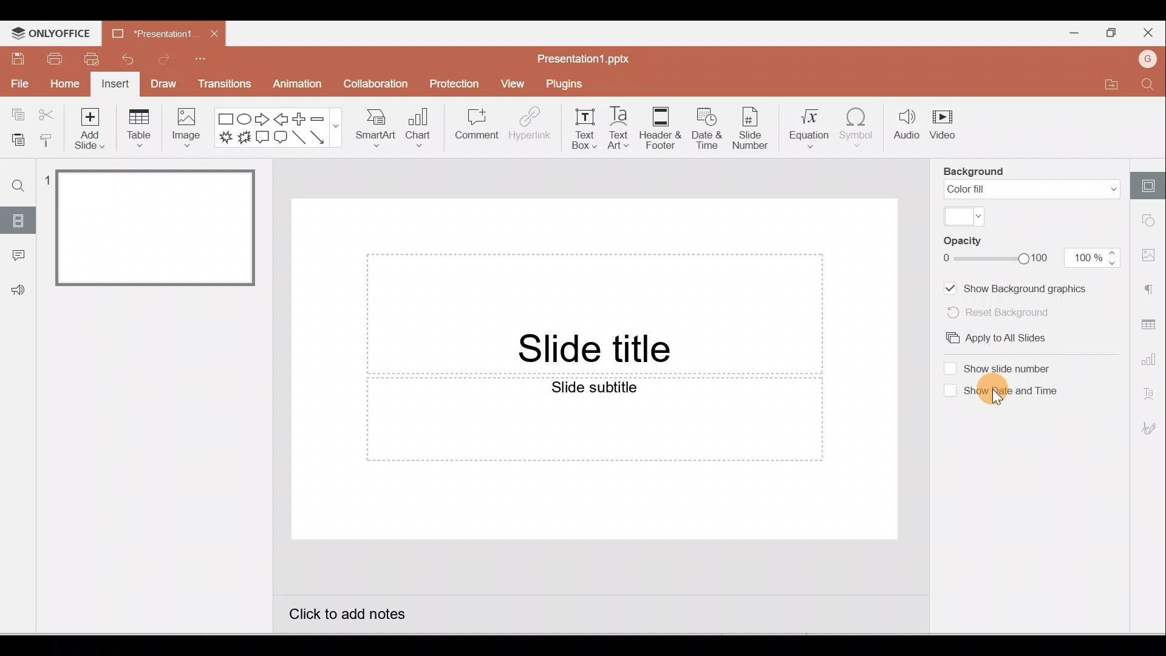 This screenshot has width=1166, height=656. What do you see at coordinates (265, 218) in the screenshot?
I see `vertical scrollbar` at bounding box center [265, 218].